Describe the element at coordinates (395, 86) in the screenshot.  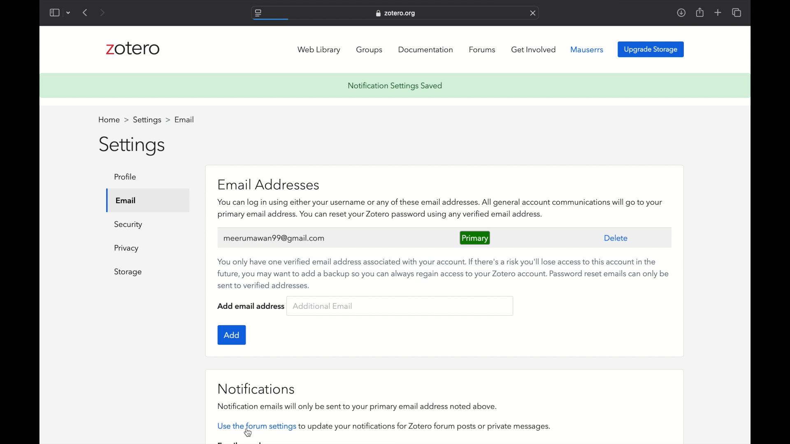
I see `notification settings saved` at that location.